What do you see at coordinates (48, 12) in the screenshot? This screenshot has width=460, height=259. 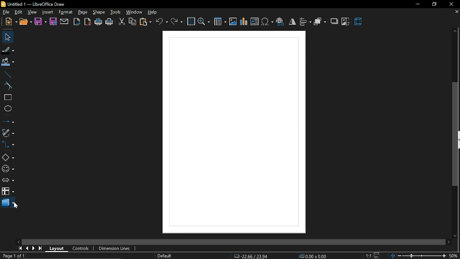 I see `insert` at bounding box center [48, 12].